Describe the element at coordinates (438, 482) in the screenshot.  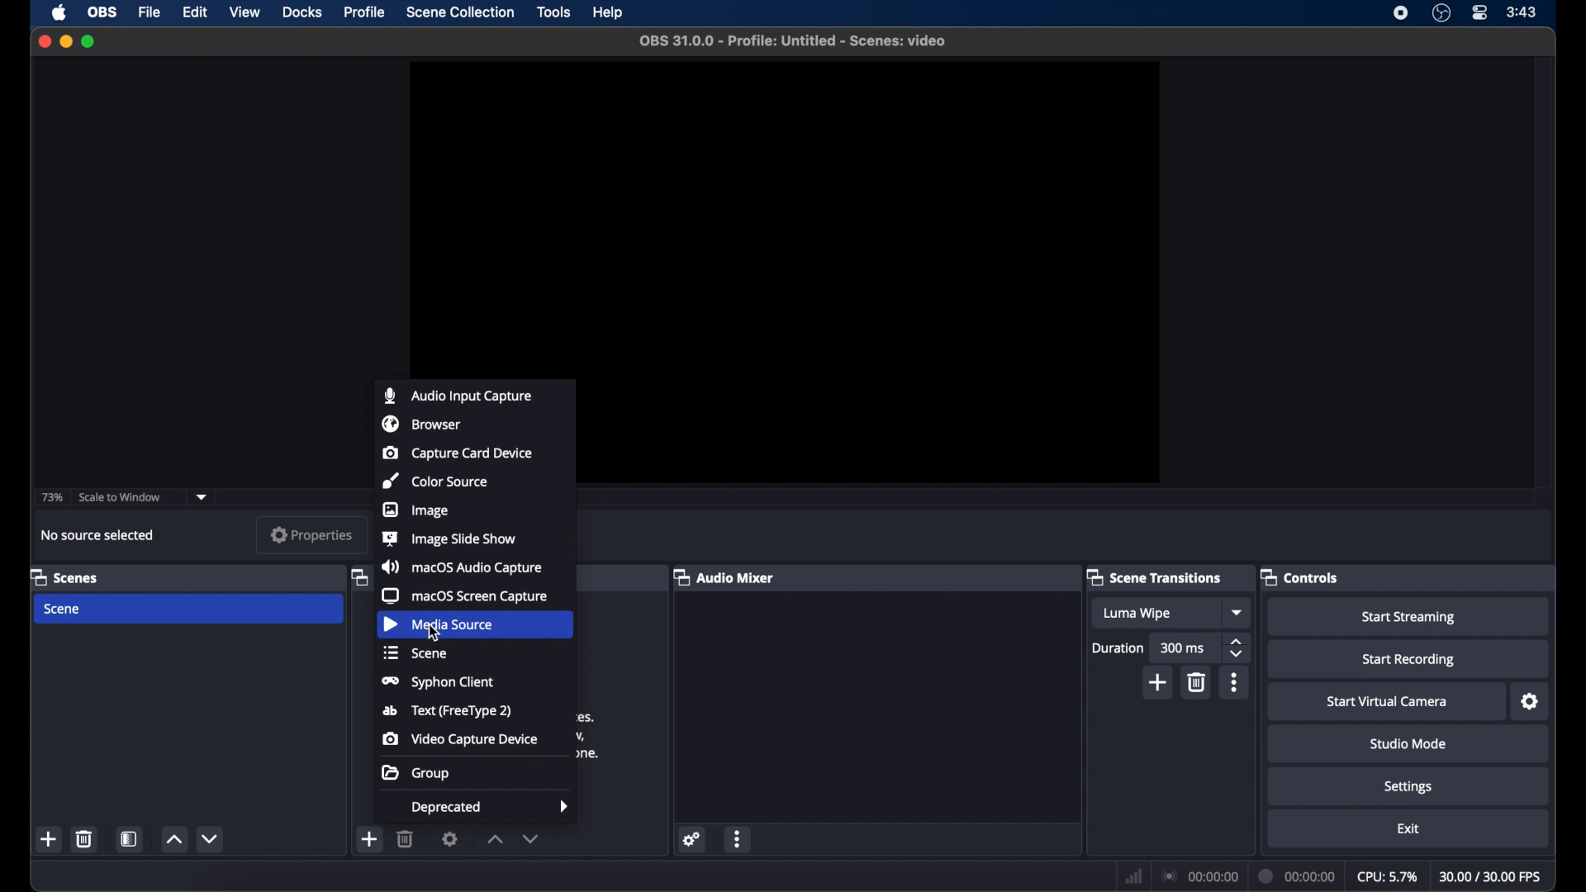
I see `color source` at that location.